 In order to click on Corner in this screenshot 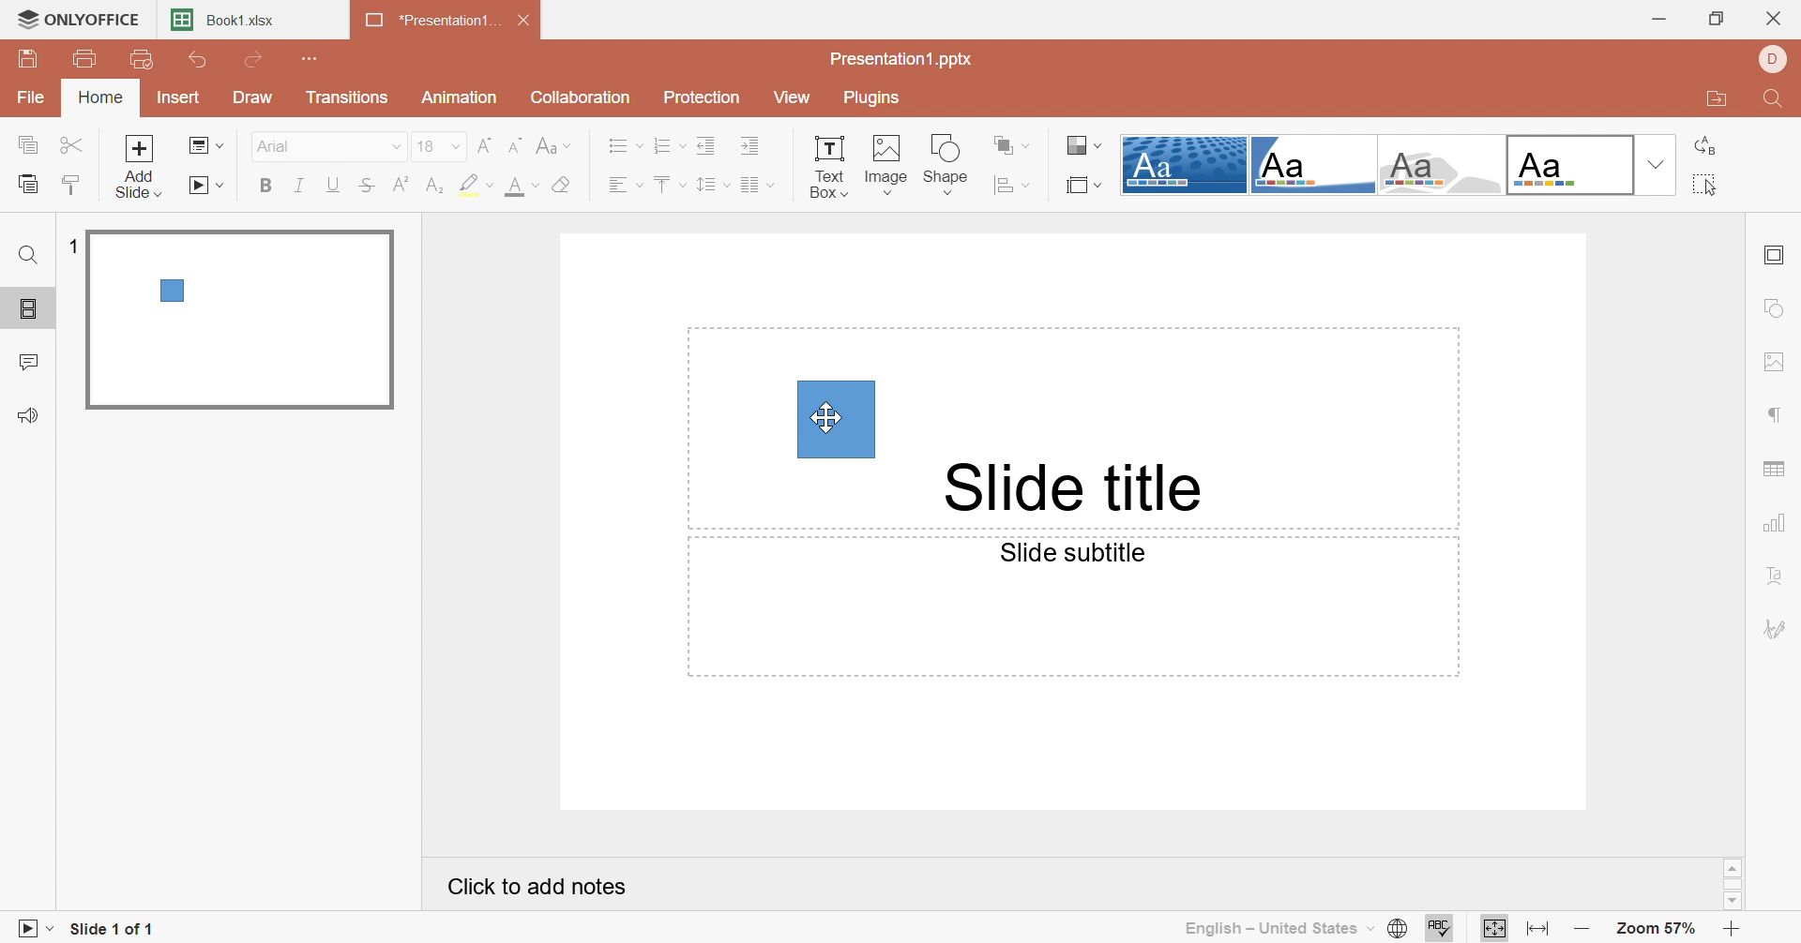, I will do `click(1314, 166)`.